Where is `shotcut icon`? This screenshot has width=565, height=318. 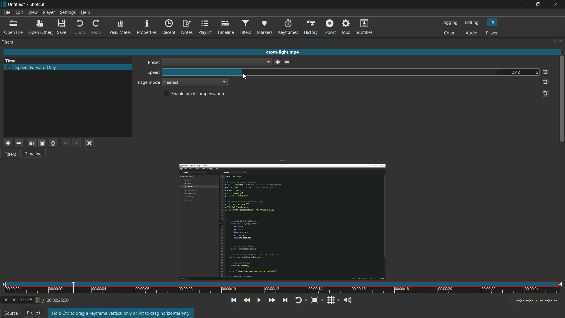
shotcut icon is located at coordinates (4, 4).